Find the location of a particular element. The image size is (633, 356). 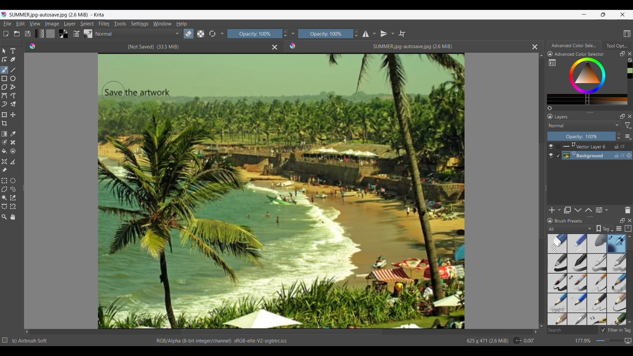

Quick slide to top is located at coordinates (542, 56).